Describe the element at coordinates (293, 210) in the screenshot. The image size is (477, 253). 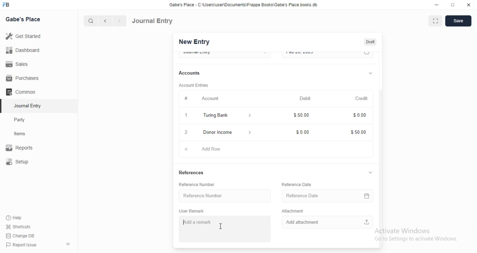
I see `Attachment` at that location.